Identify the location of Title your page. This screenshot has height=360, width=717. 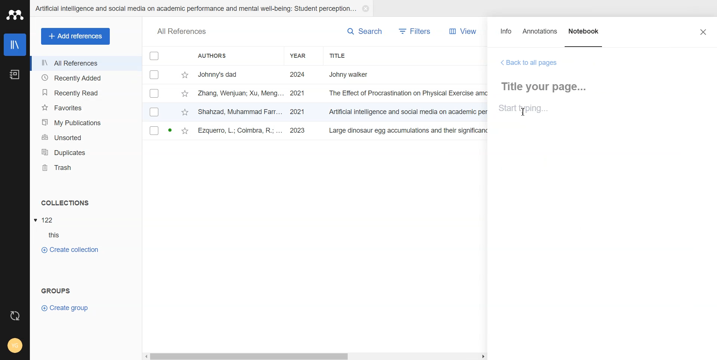
(547, 86).